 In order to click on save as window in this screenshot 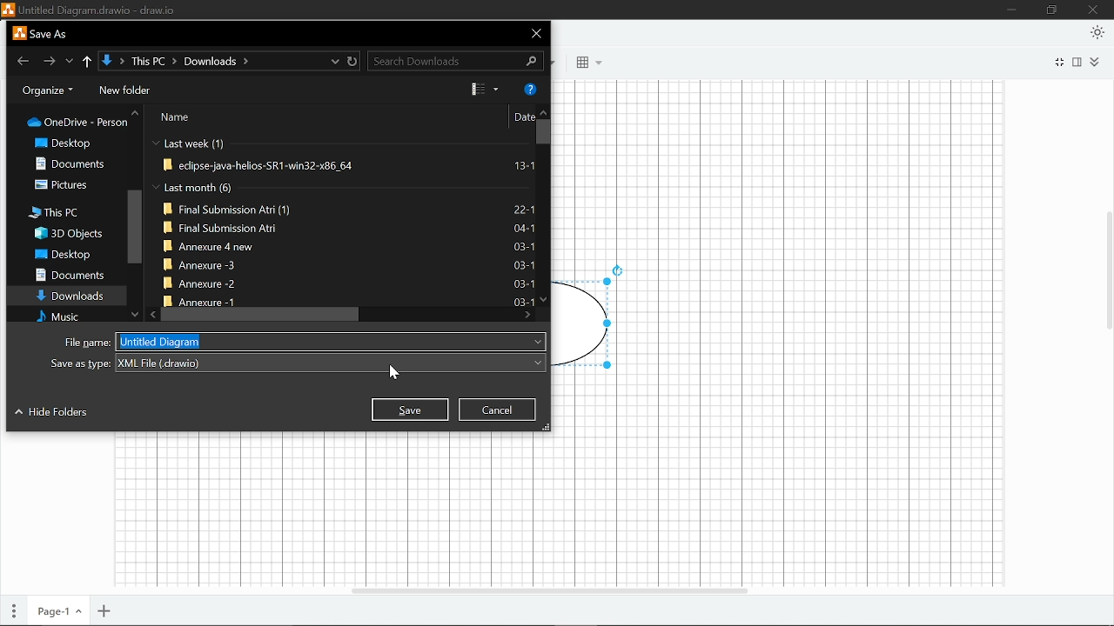, I will do `click(40, 33)`.